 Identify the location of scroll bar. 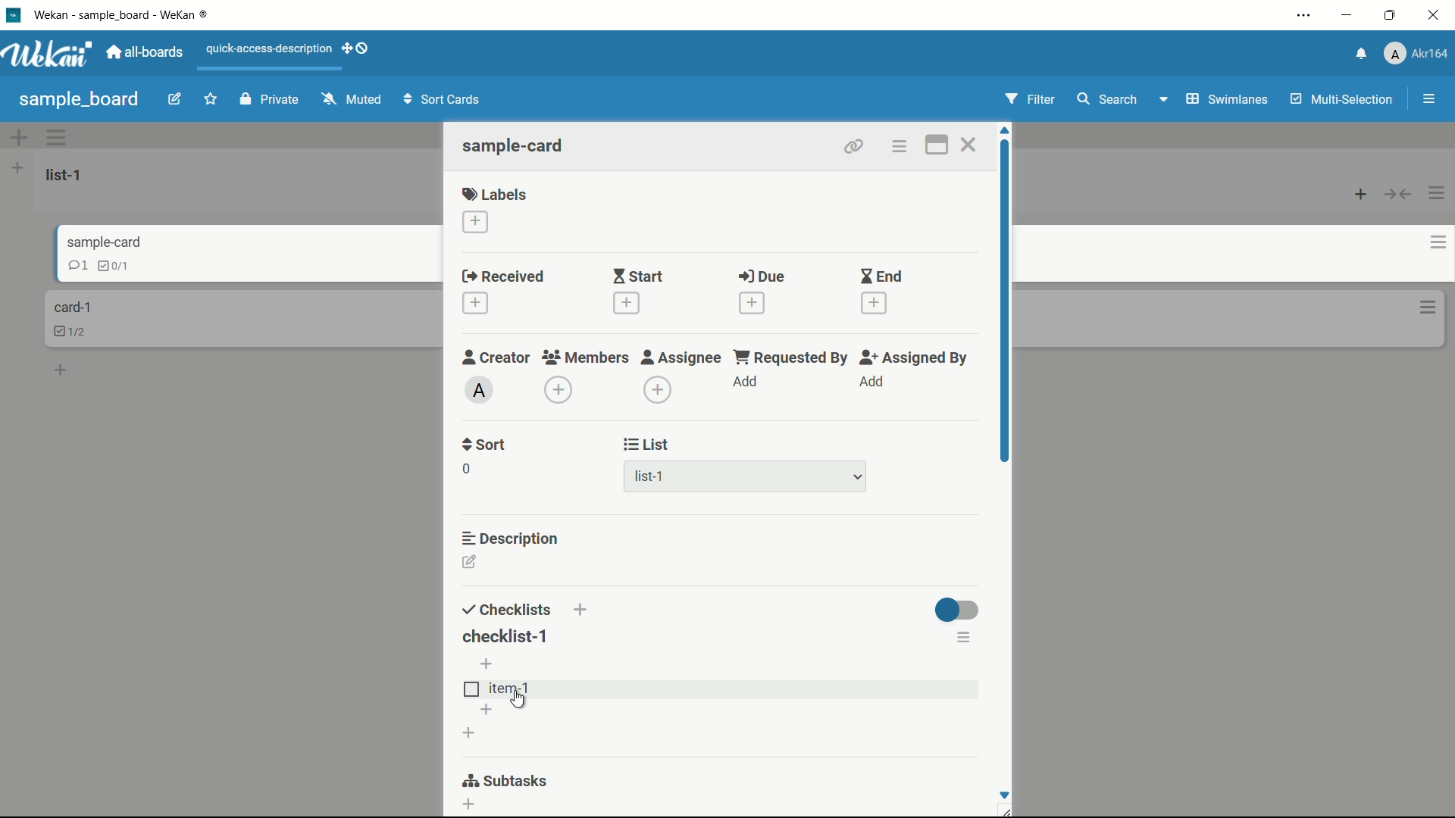
(1006, 301).